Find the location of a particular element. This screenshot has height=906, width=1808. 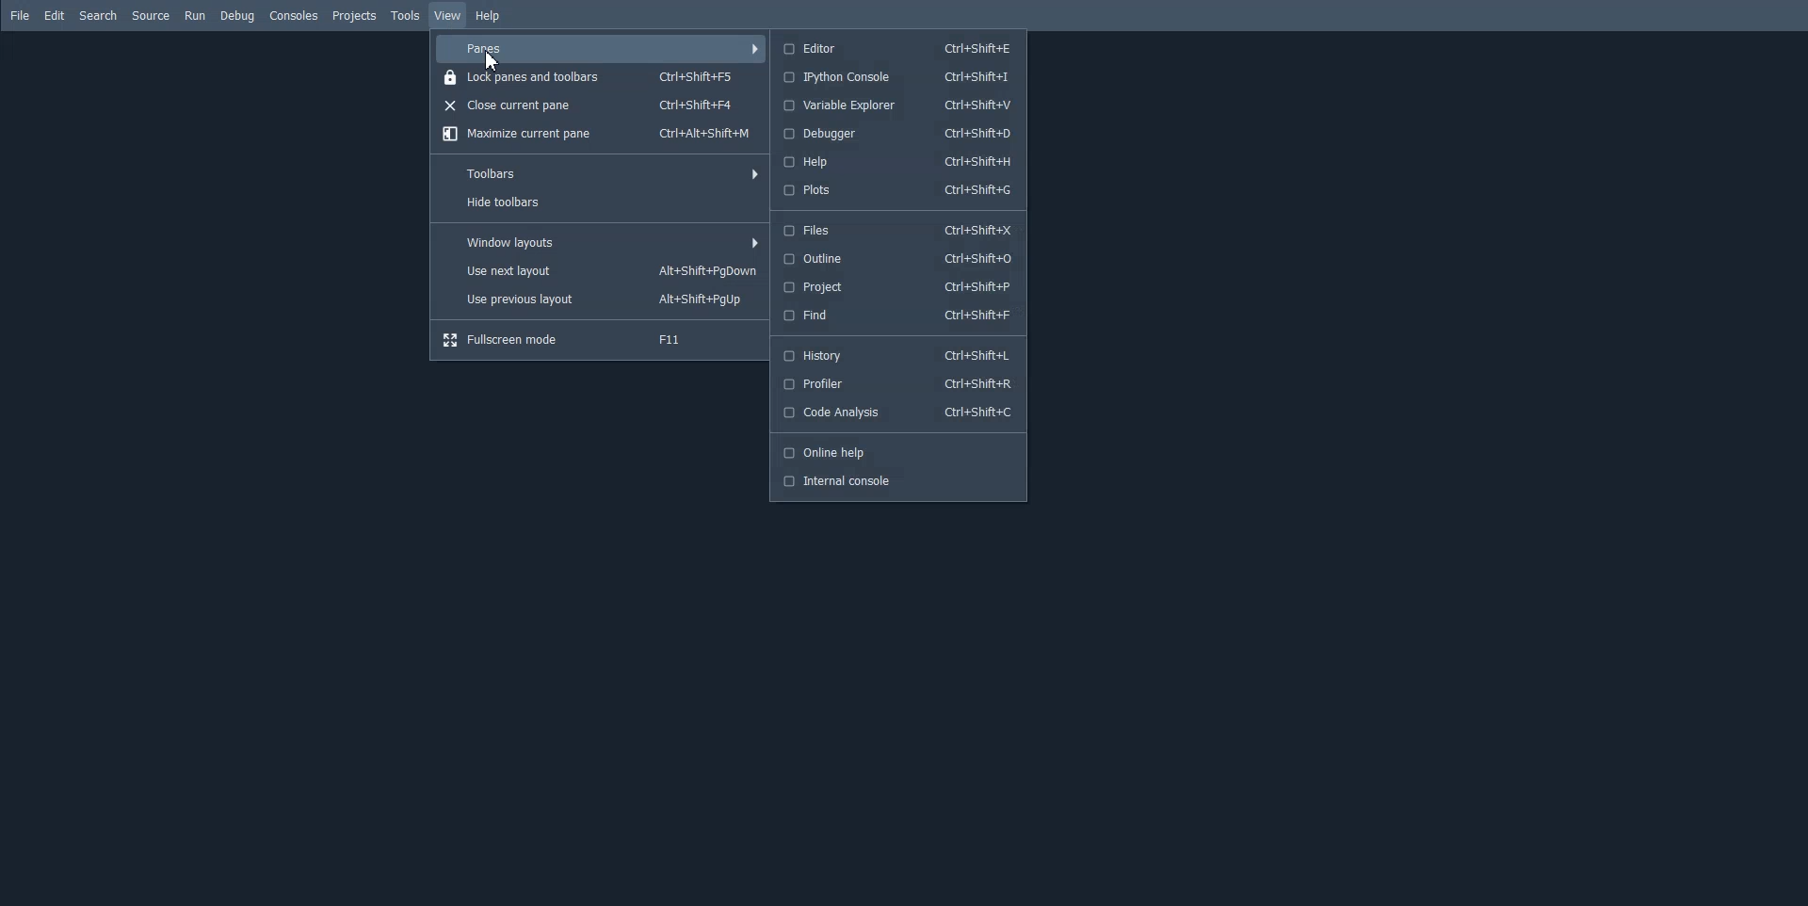

code Analysis is located at coordinates (899, 413).